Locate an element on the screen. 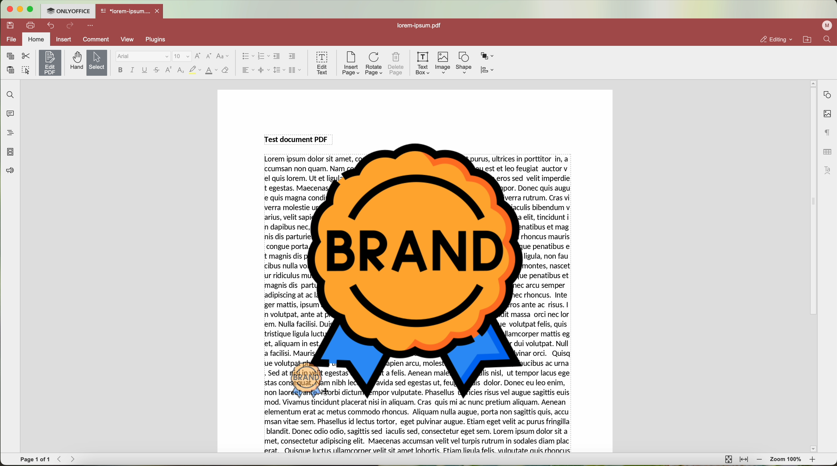  decrement font size is located at coordinates (209, 57).